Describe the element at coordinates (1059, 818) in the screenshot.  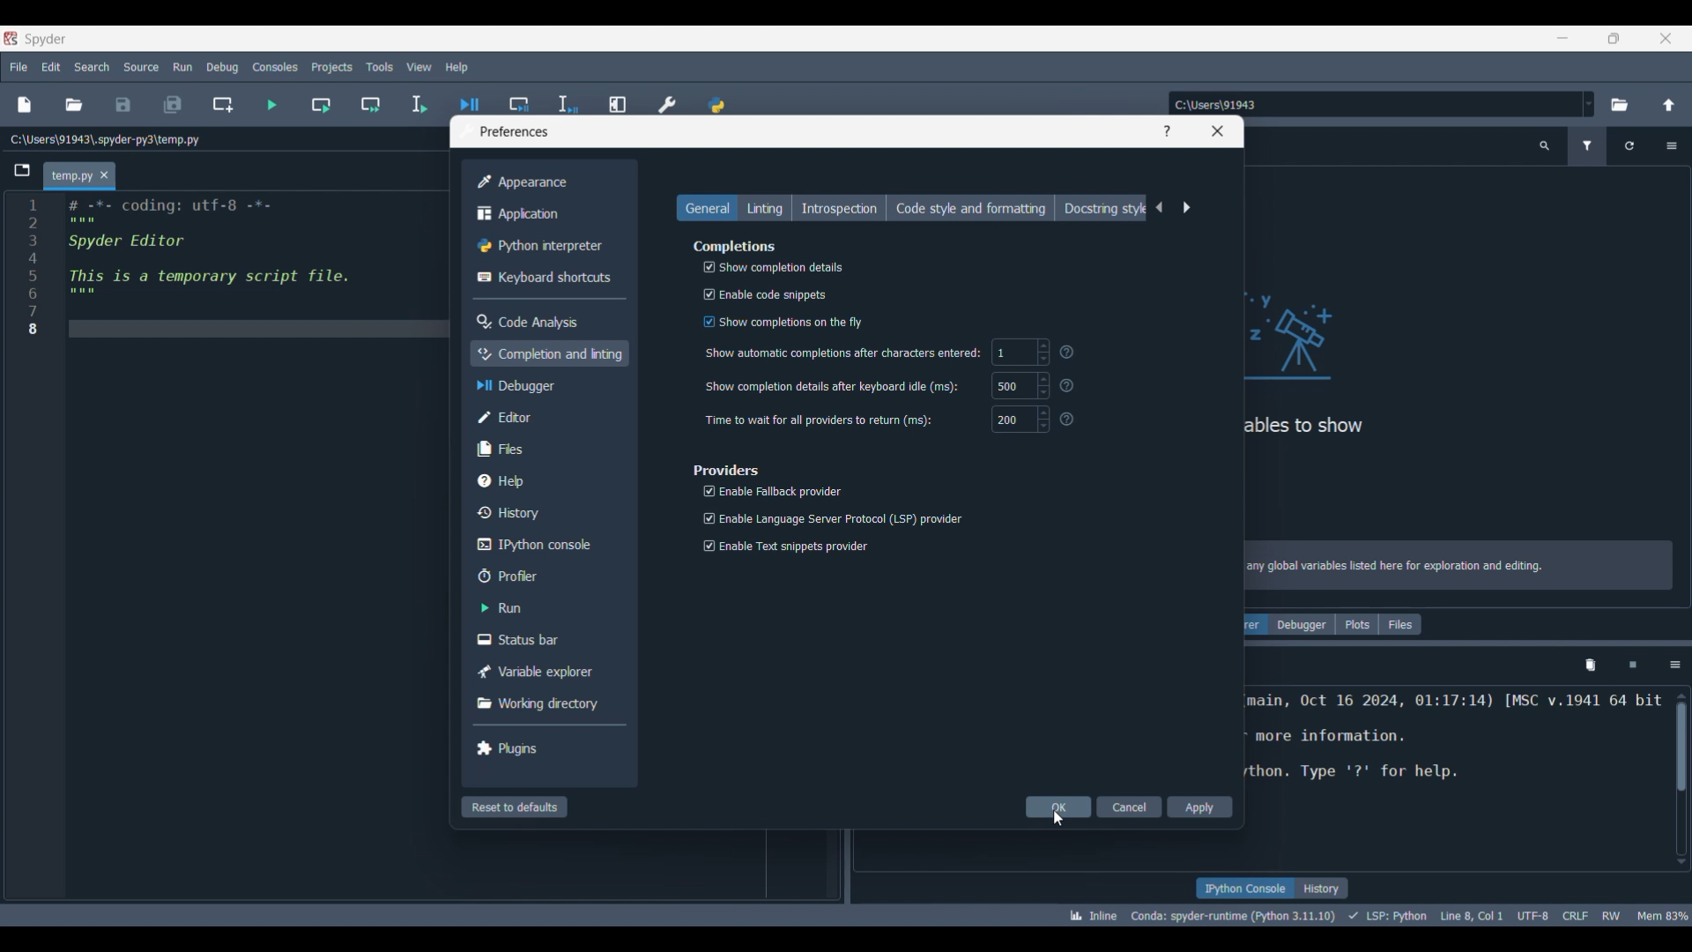
I see `Cursor clicking on OK` at that location.